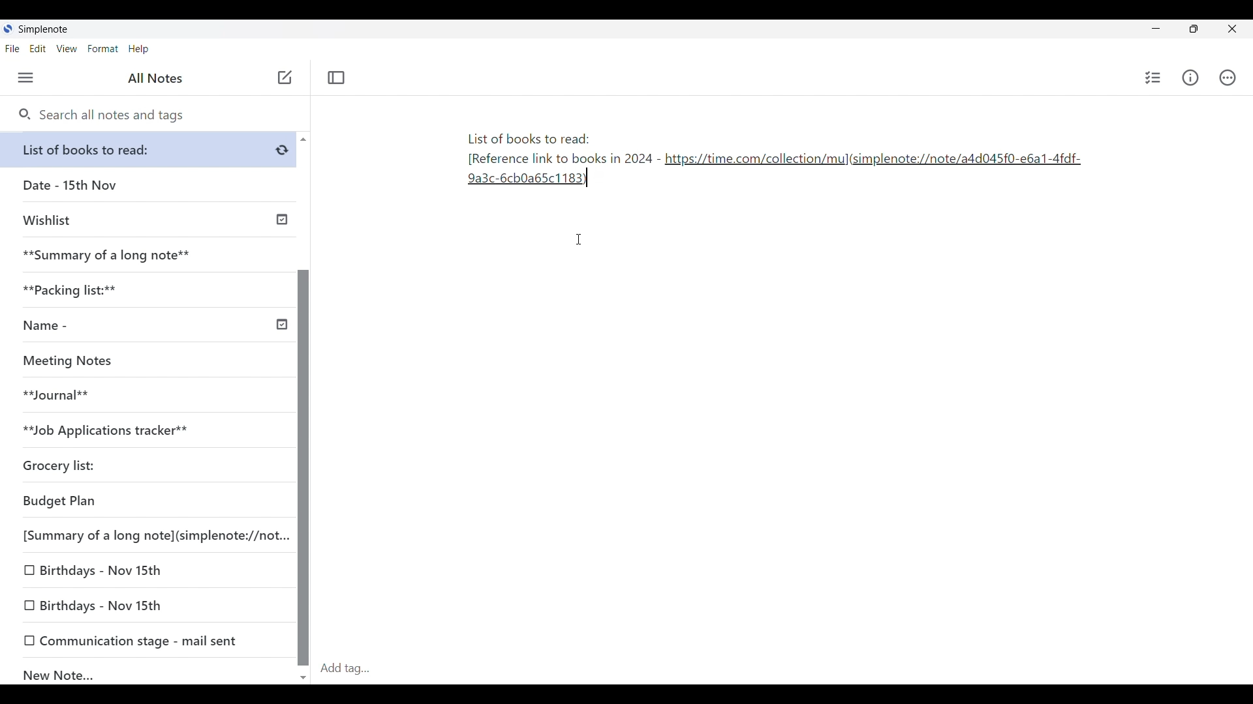  I want to click on Vertical scroll bar, so click(303, 407).